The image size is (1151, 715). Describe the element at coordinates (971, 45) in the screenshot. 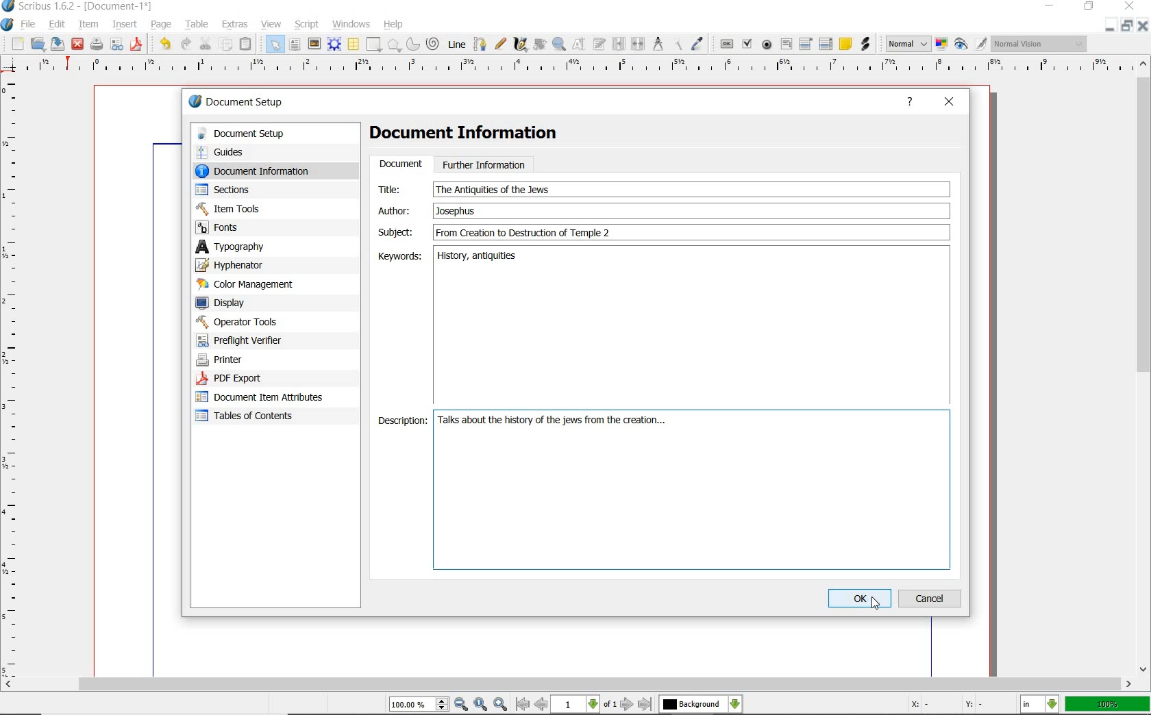

I see `preview mode` at that location.